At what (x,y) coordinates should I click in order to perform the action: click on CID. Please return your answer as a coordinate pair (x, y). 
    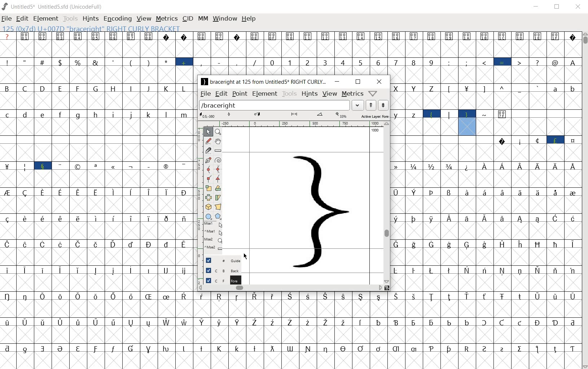
    Looking at the image, I should click on (188, 19).